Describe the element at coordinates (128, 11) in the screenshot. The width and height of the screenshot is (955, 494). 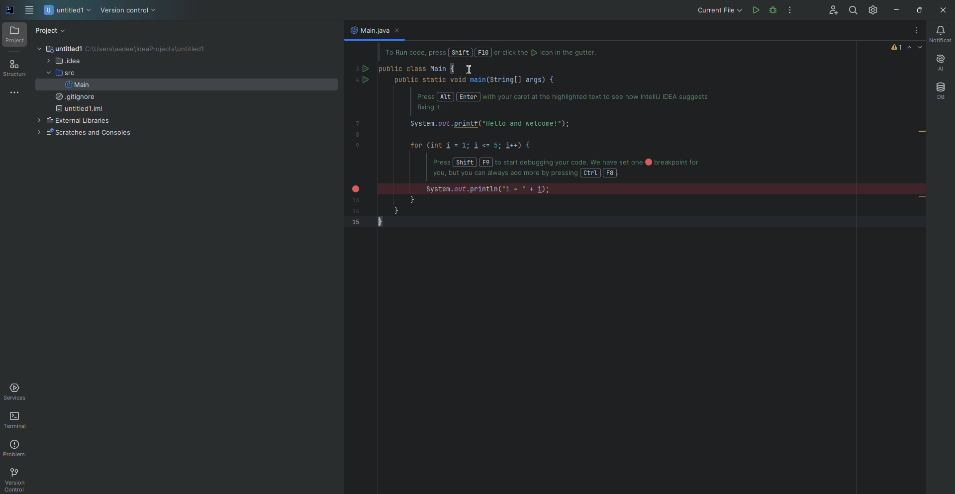
I see `Version Control` at that location.